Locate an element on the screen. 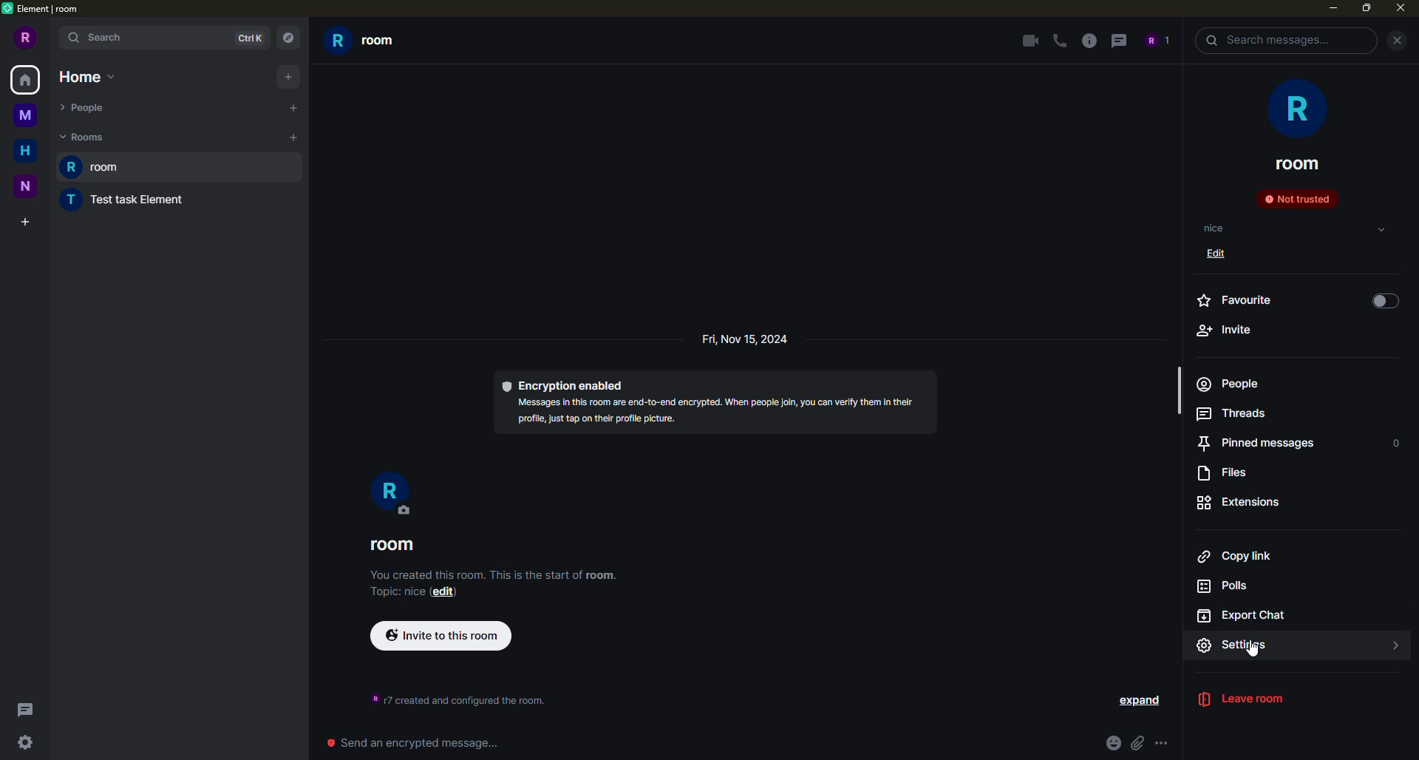  text is located at coordinates (493, 583).